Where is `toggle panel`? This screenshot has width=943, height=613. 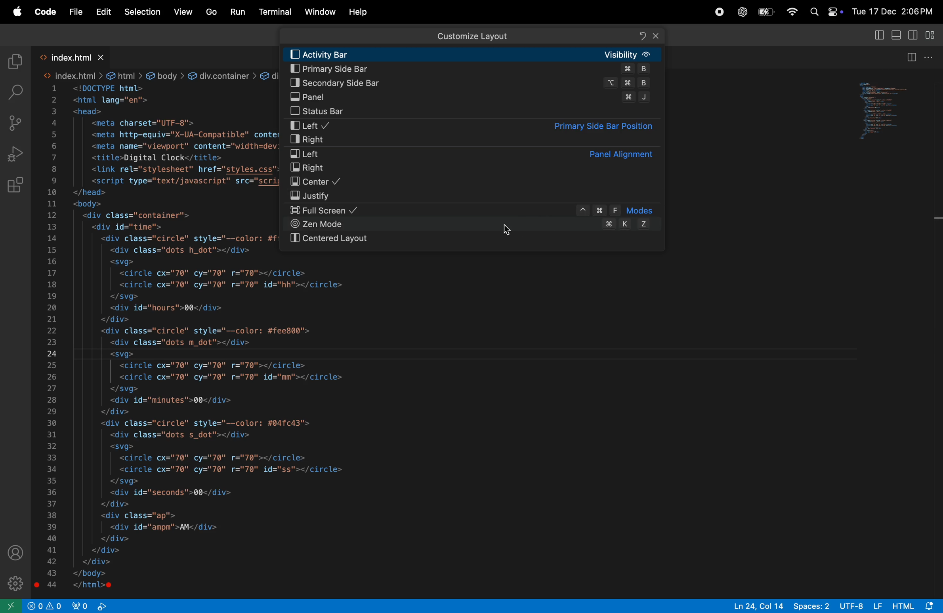
toggle panel is located at coordinates (877, 35).